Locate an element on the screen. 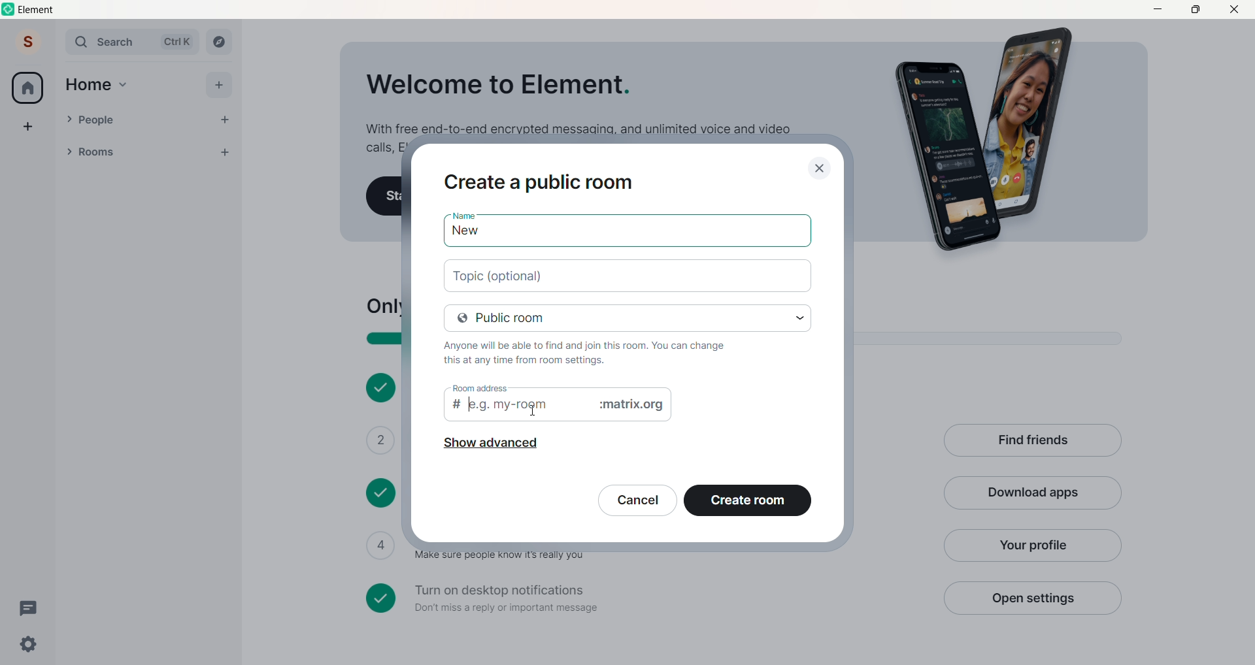  Graphics Image is located at coordinates (991, 140).